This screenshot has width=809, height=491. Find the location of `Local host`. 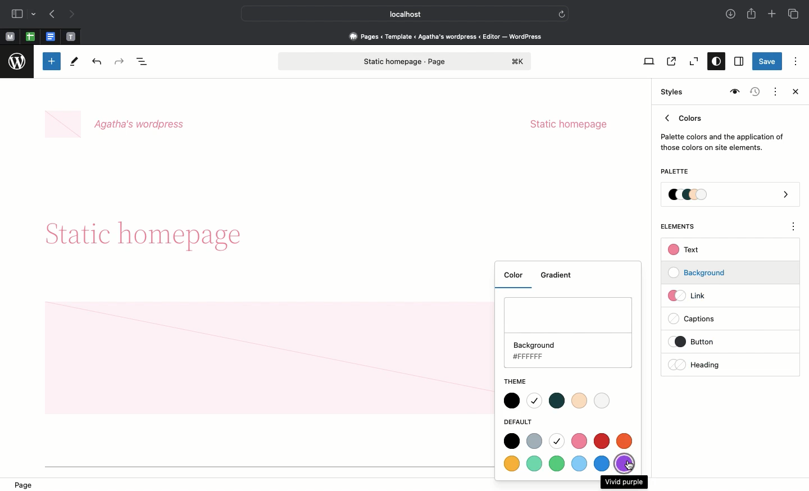

Local host is located at coordinates (397, 13).